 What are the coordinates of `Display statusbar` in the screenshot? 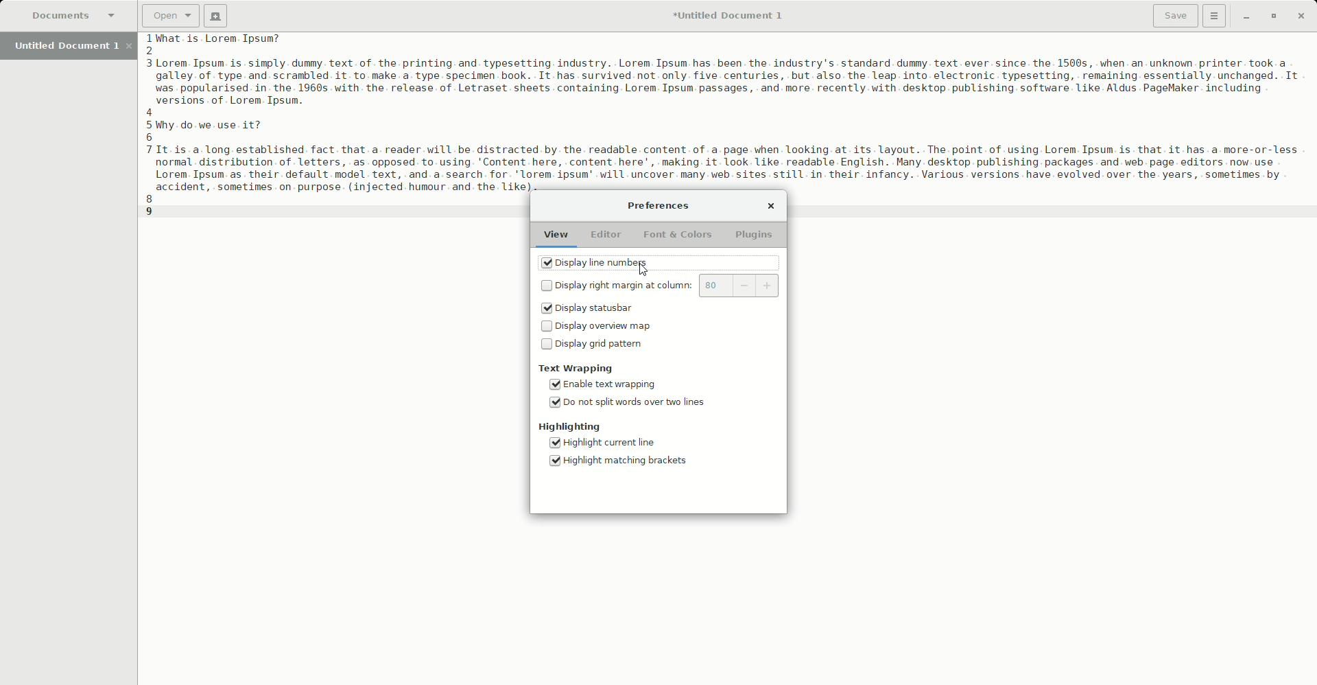 It's located at (590, 309).